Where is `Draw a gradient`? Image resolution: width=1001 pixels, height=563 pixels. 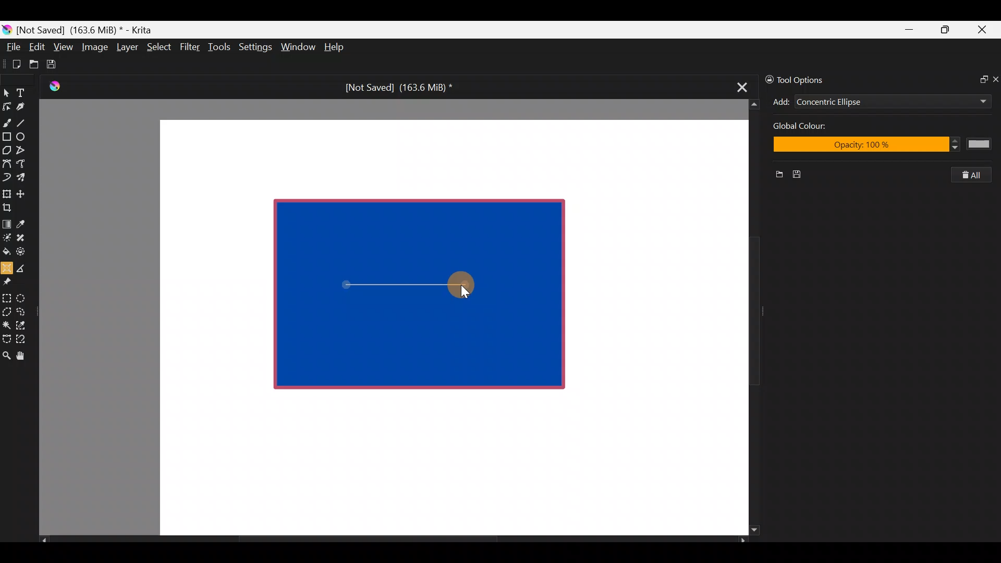
Draw a gradient is located at coordinates (6, 221).